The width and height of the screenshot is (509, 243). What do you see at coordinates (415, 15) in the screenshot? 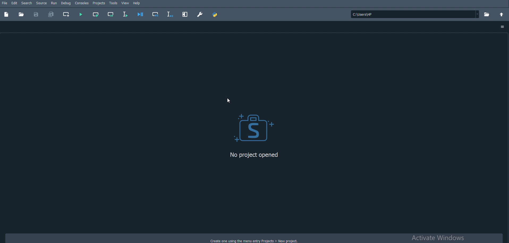
I see `File location` at bounding box center [415, 15].